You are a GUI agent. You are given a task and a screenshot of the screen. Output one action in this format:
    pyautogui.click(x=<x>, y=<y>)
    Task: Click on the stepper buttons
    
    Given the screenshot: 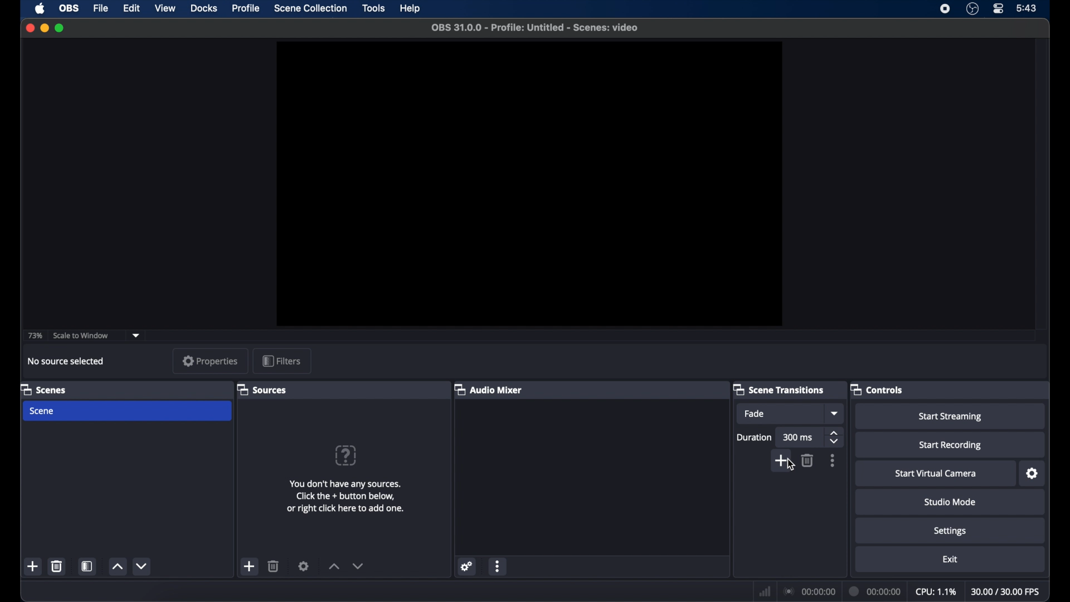 What is the action you would take?
    pyautogui.click(x=835, y=438)
    